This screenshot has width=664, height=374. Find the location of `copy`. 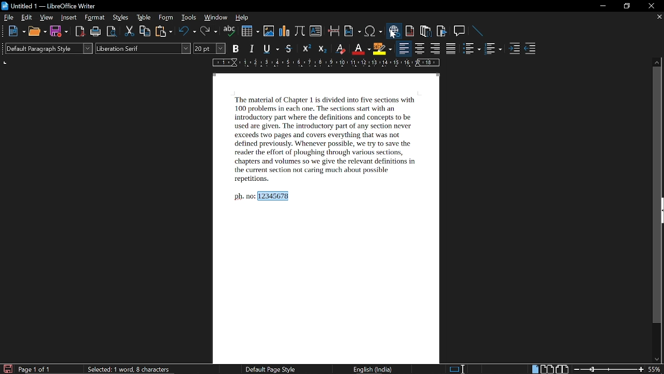

copy is located at coordinates (145, 32).